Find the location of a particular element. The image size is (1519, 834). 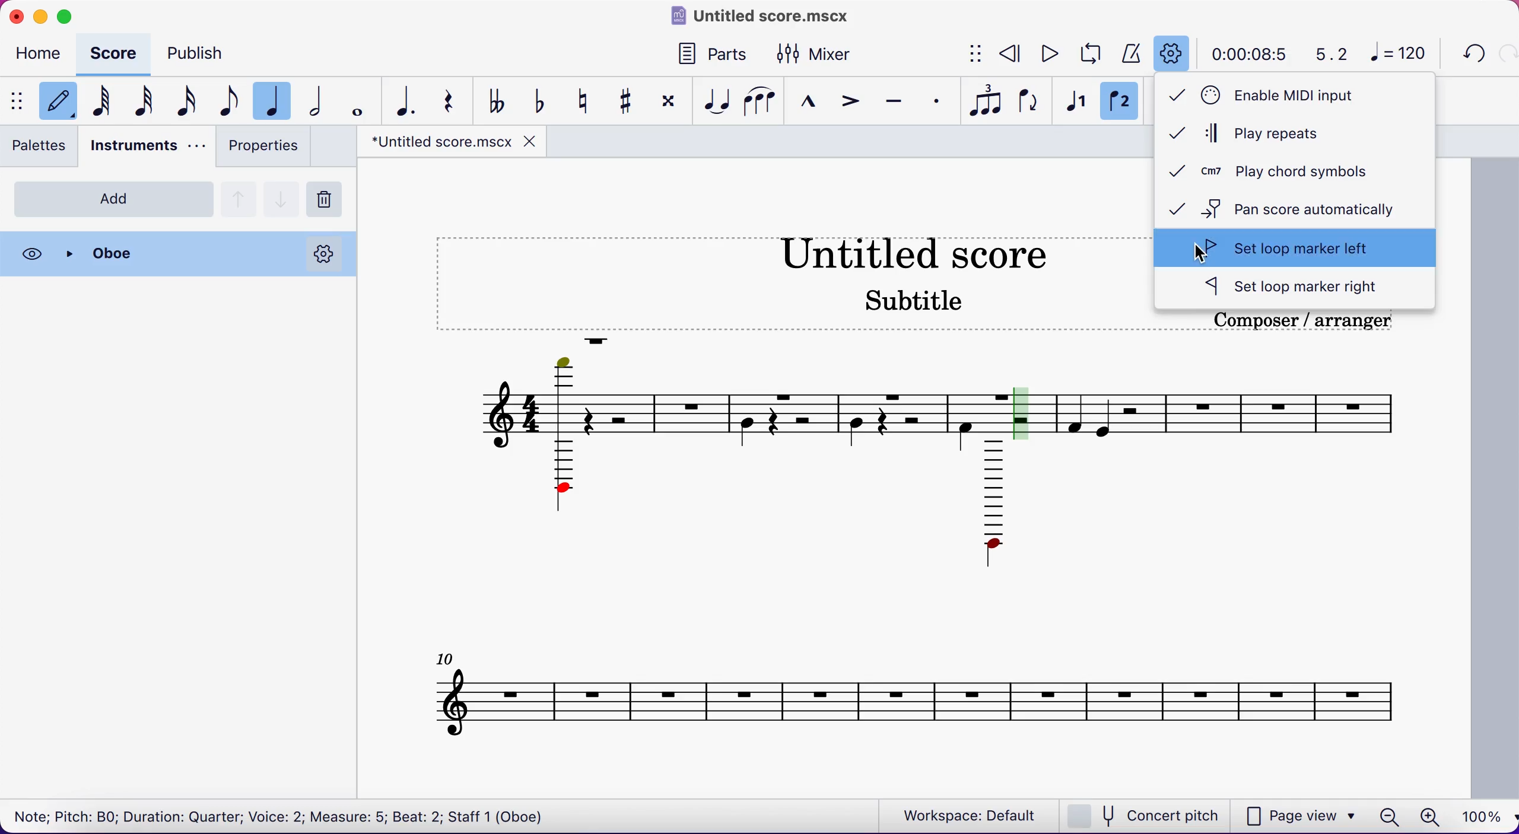

Playback setup is located at coordinates (1172, 53).